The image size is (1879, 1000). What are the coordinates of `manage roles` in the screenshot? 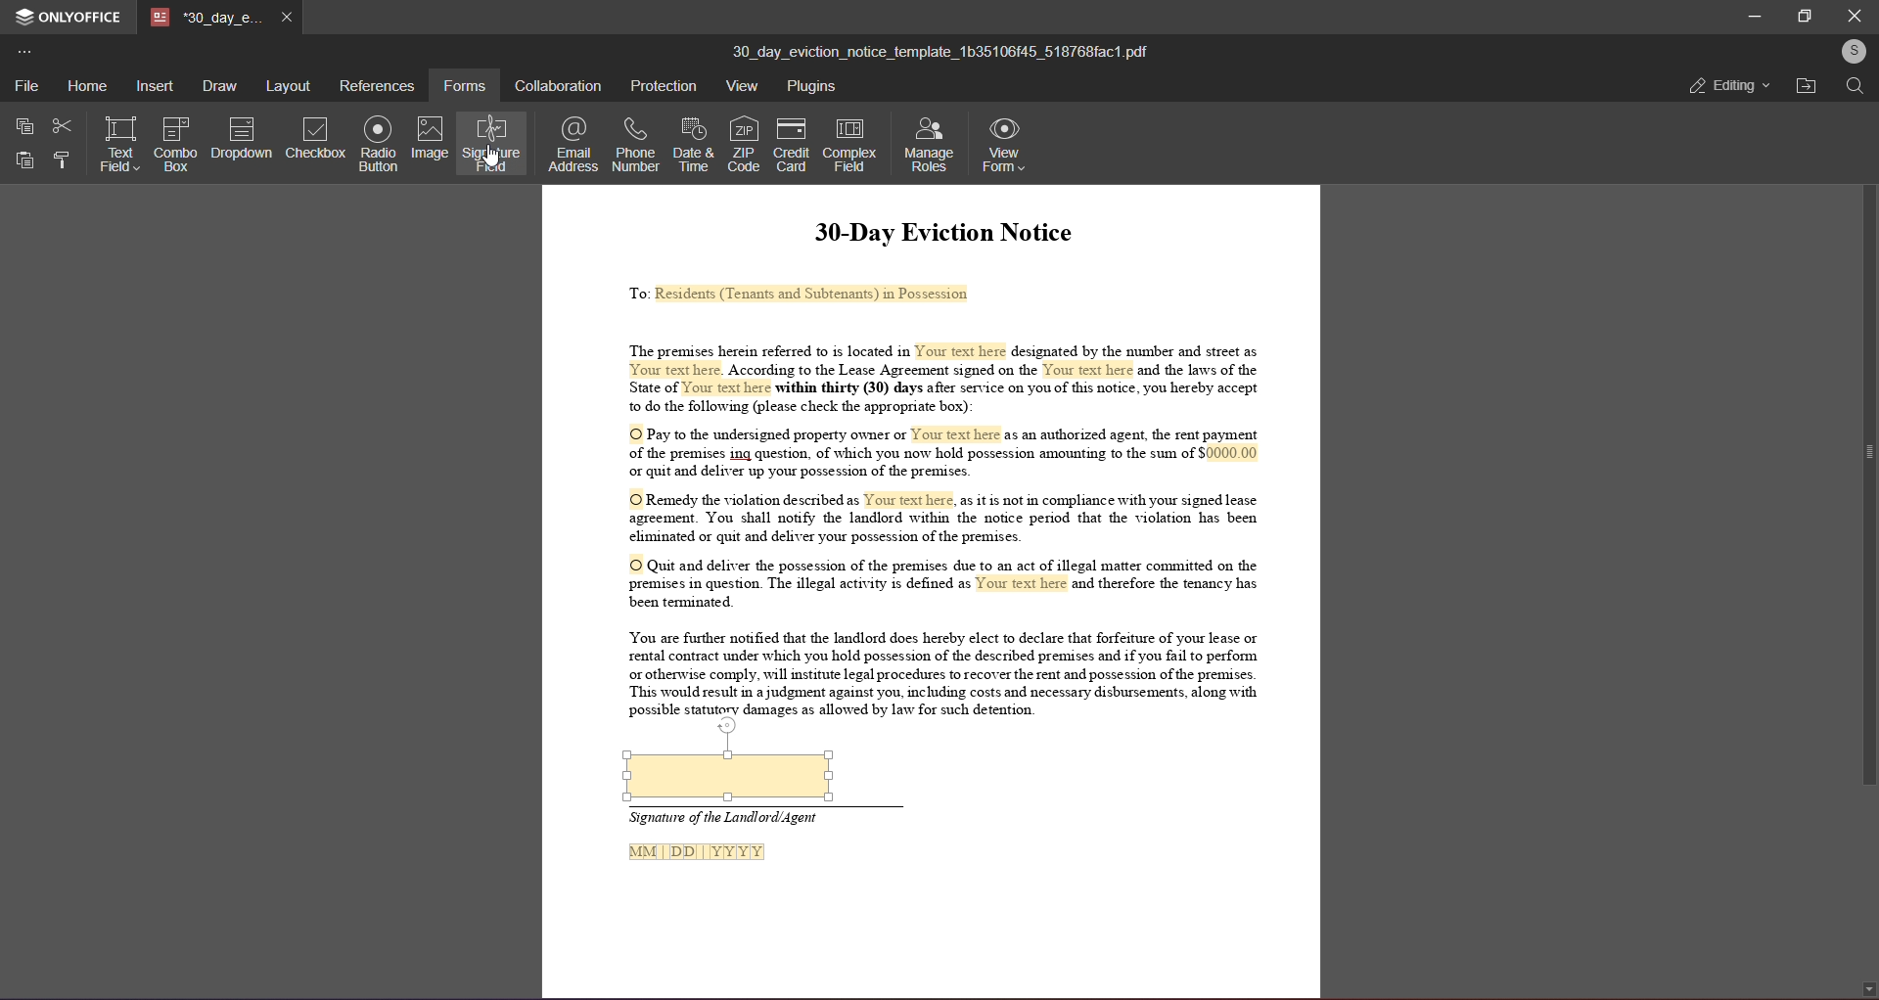 It's located at (929, 143).